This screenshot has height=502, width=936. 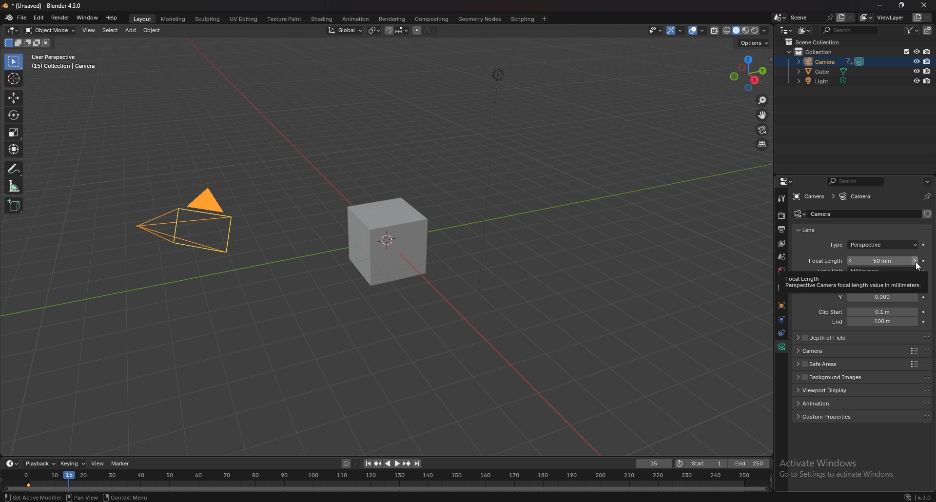 I want to click on layout, so click(x=143, y=19).